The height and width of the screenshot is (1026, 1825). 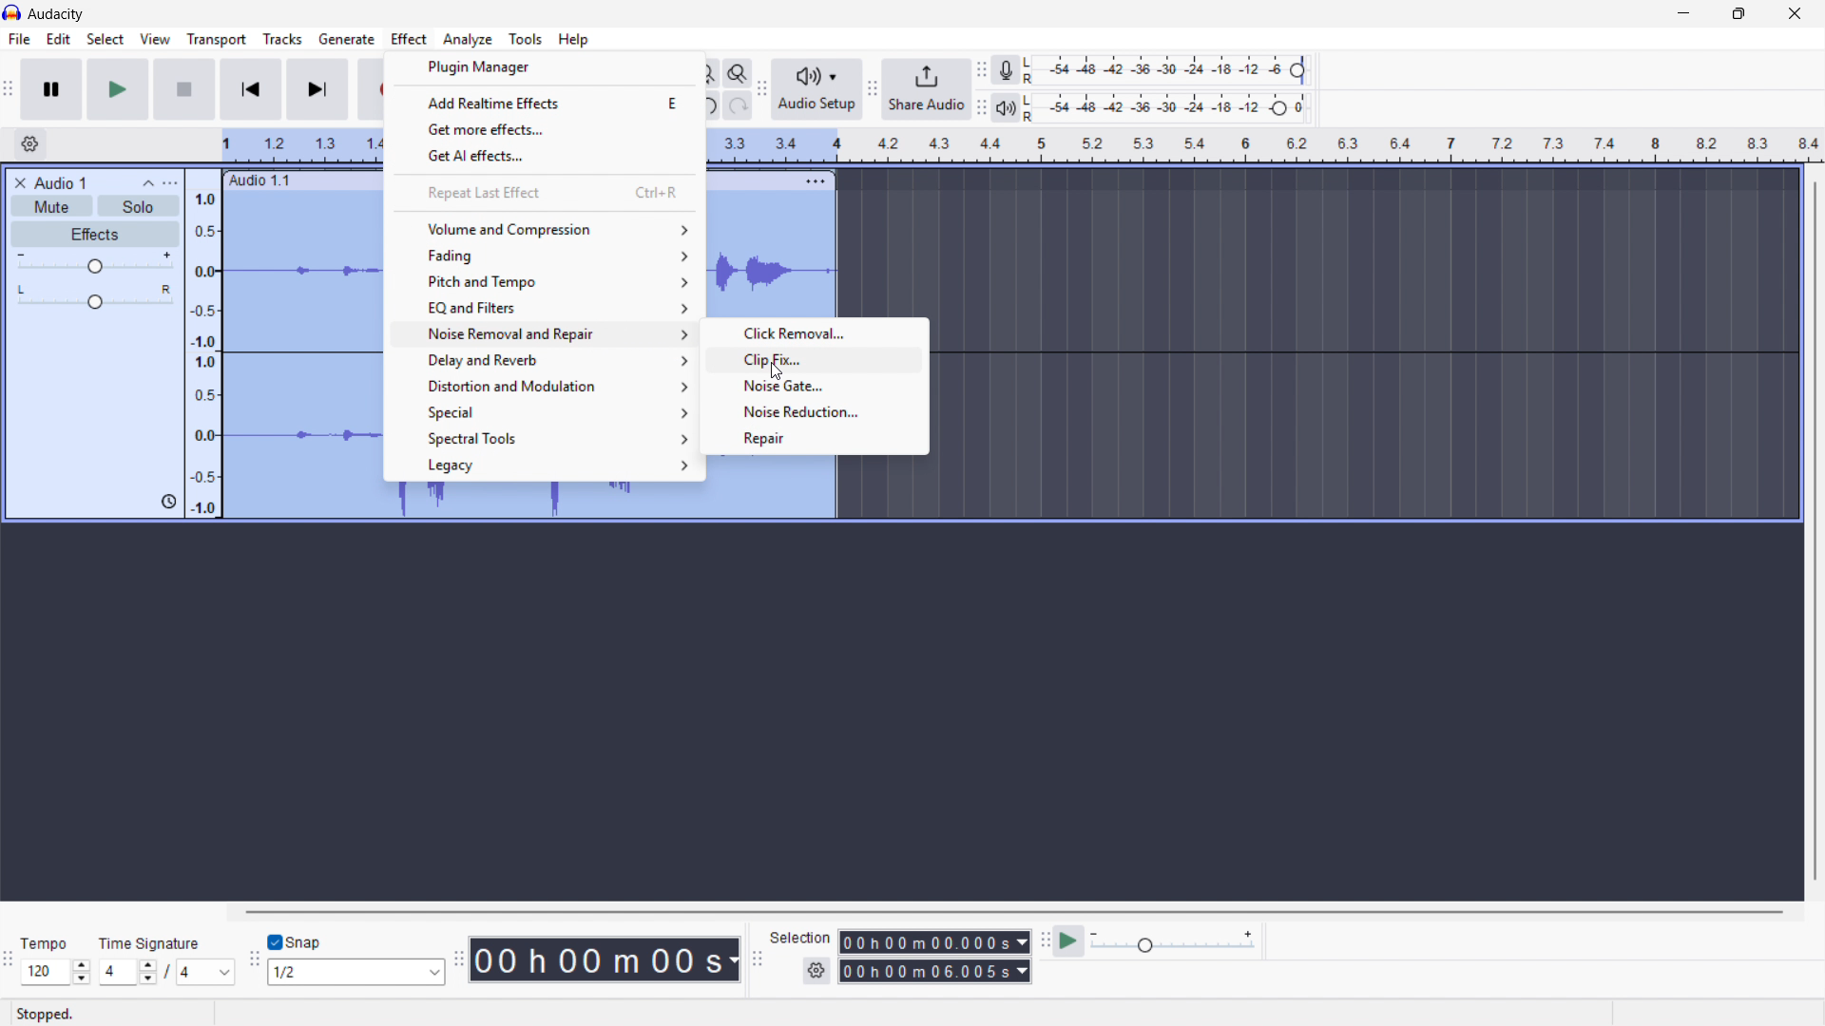 What do you see at coordinates (926, 89) in the screenshot?
I see `Share audio` at bounding box center [926, 89].